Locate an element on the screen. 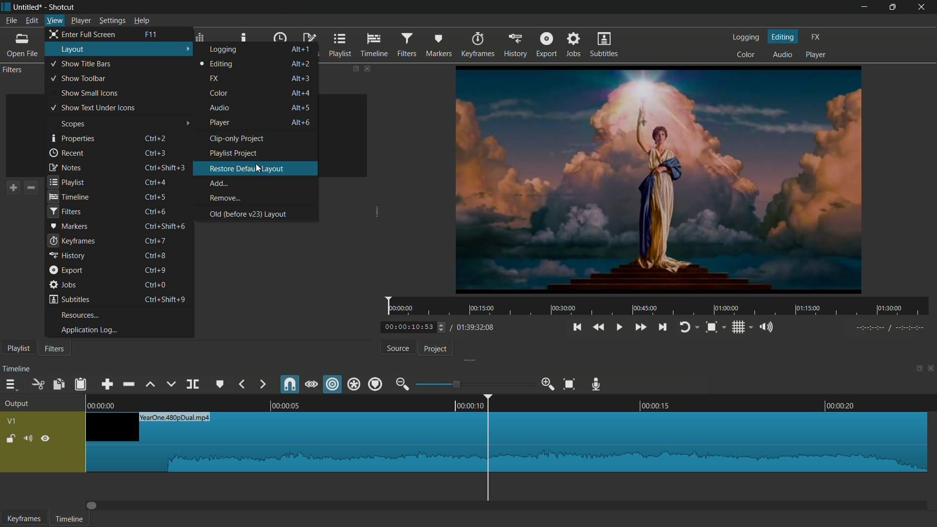  view menu is located at coordinates (55, 20).